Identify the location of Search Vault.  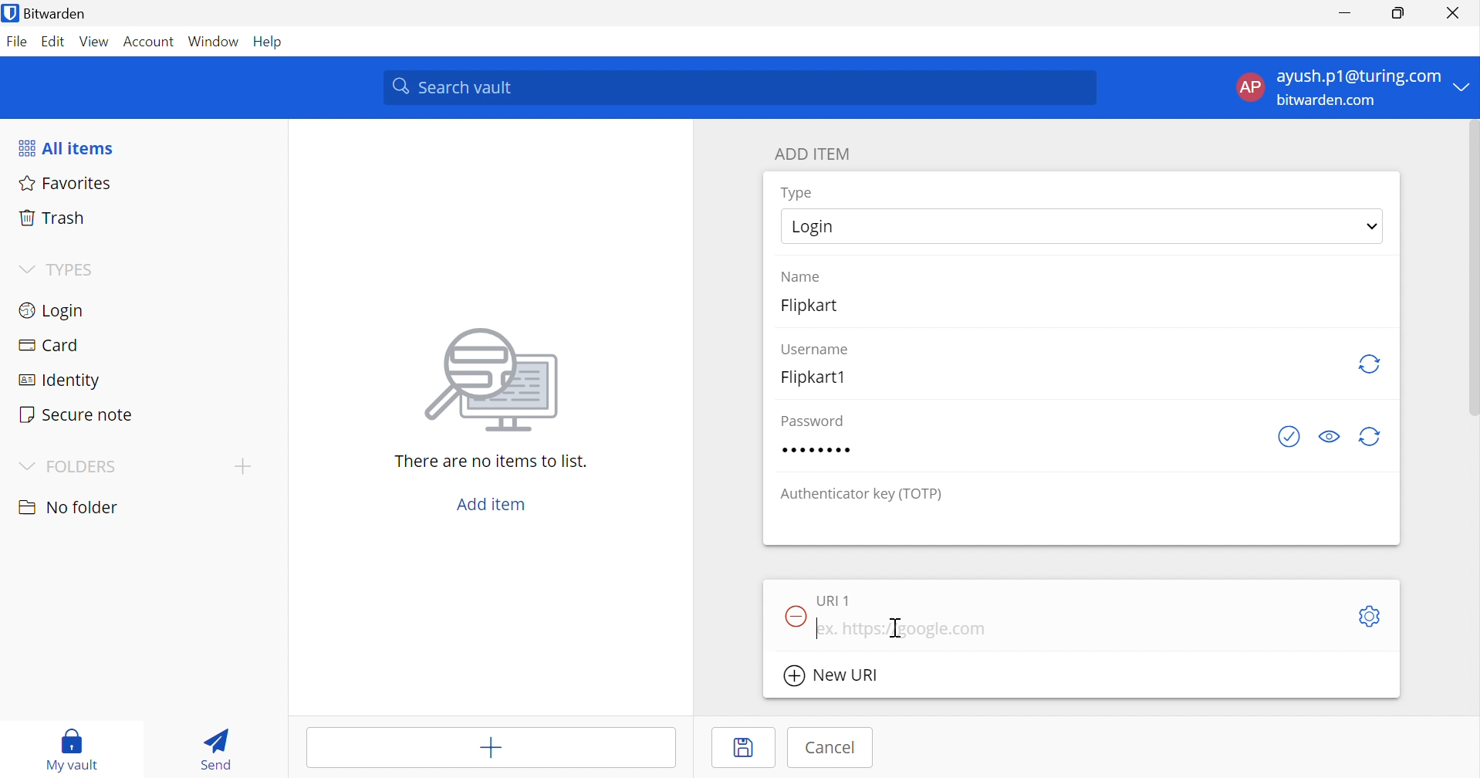
(741, 87).